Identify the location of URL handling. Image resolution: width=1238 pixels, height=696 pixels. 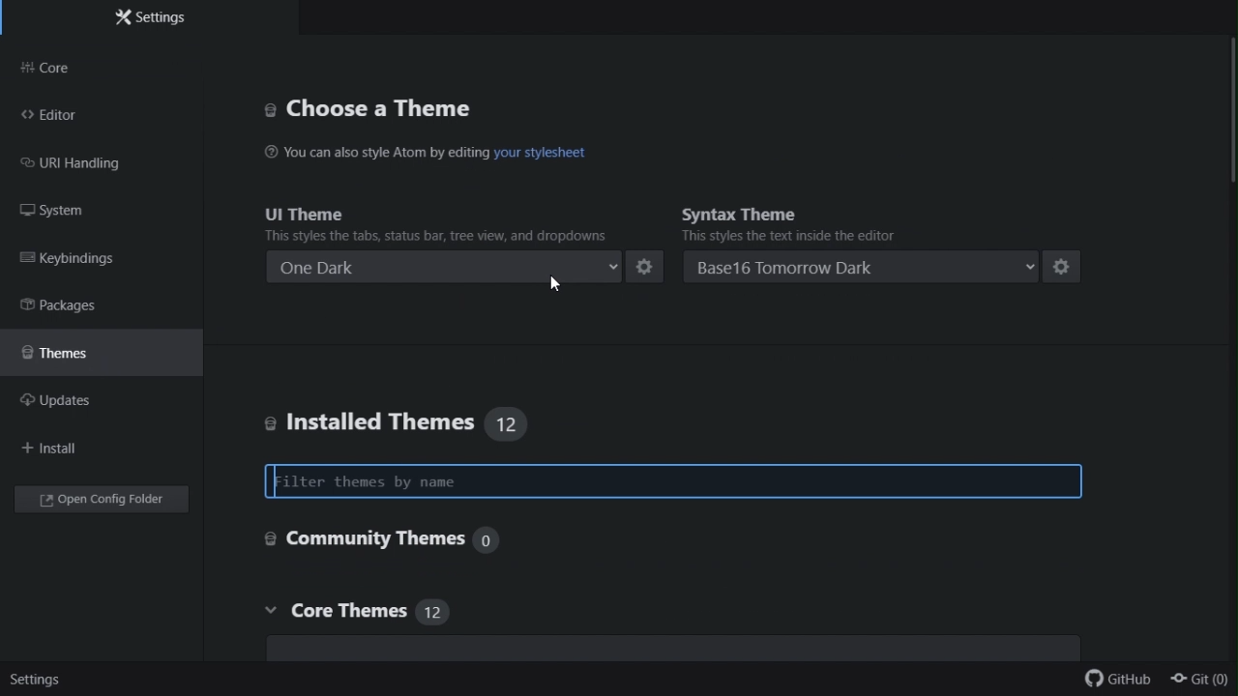
(91, 165).